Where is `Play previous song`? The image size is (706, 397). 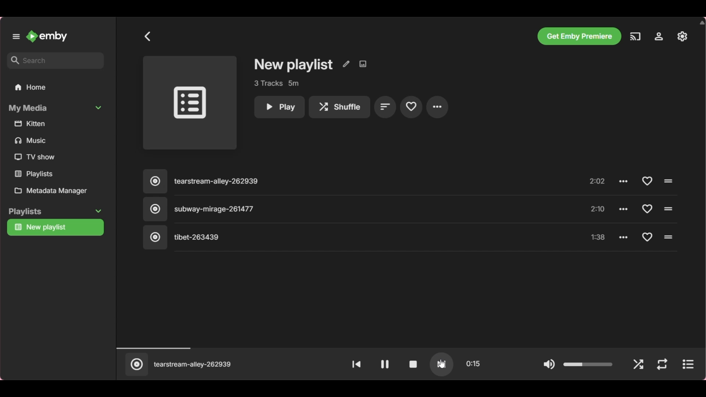 Play previous song is located at coordinates (356, 364).